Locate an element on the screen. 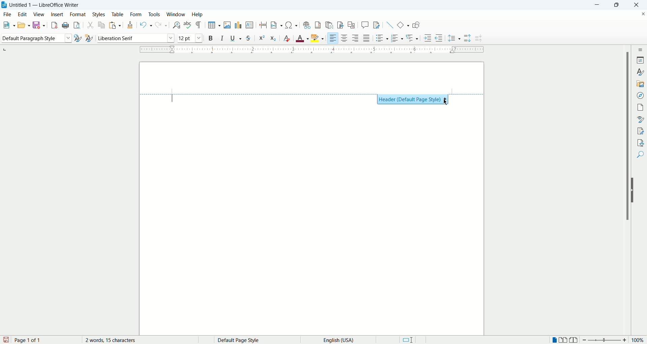  insert textbox is located at coordinates (249, 24).